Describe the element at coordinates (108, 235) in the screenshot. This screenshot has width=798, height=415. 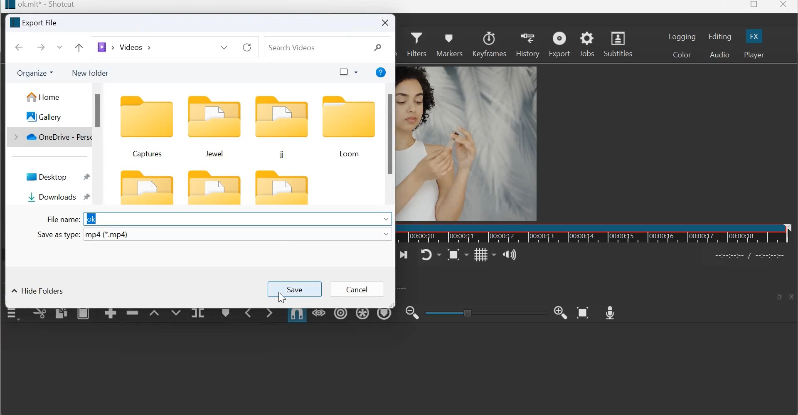
I see `mp4 (*.mp4)` at that location.